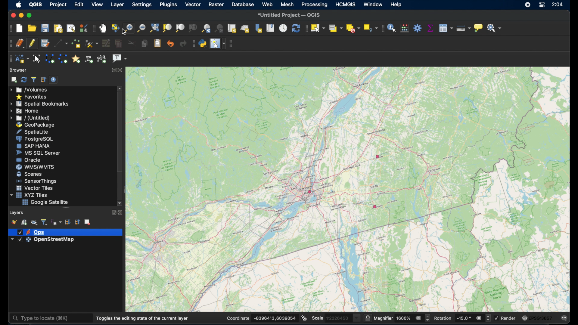  Describe the element at coordinates (79, 5) in the screenshot. I see `edit` at that location.